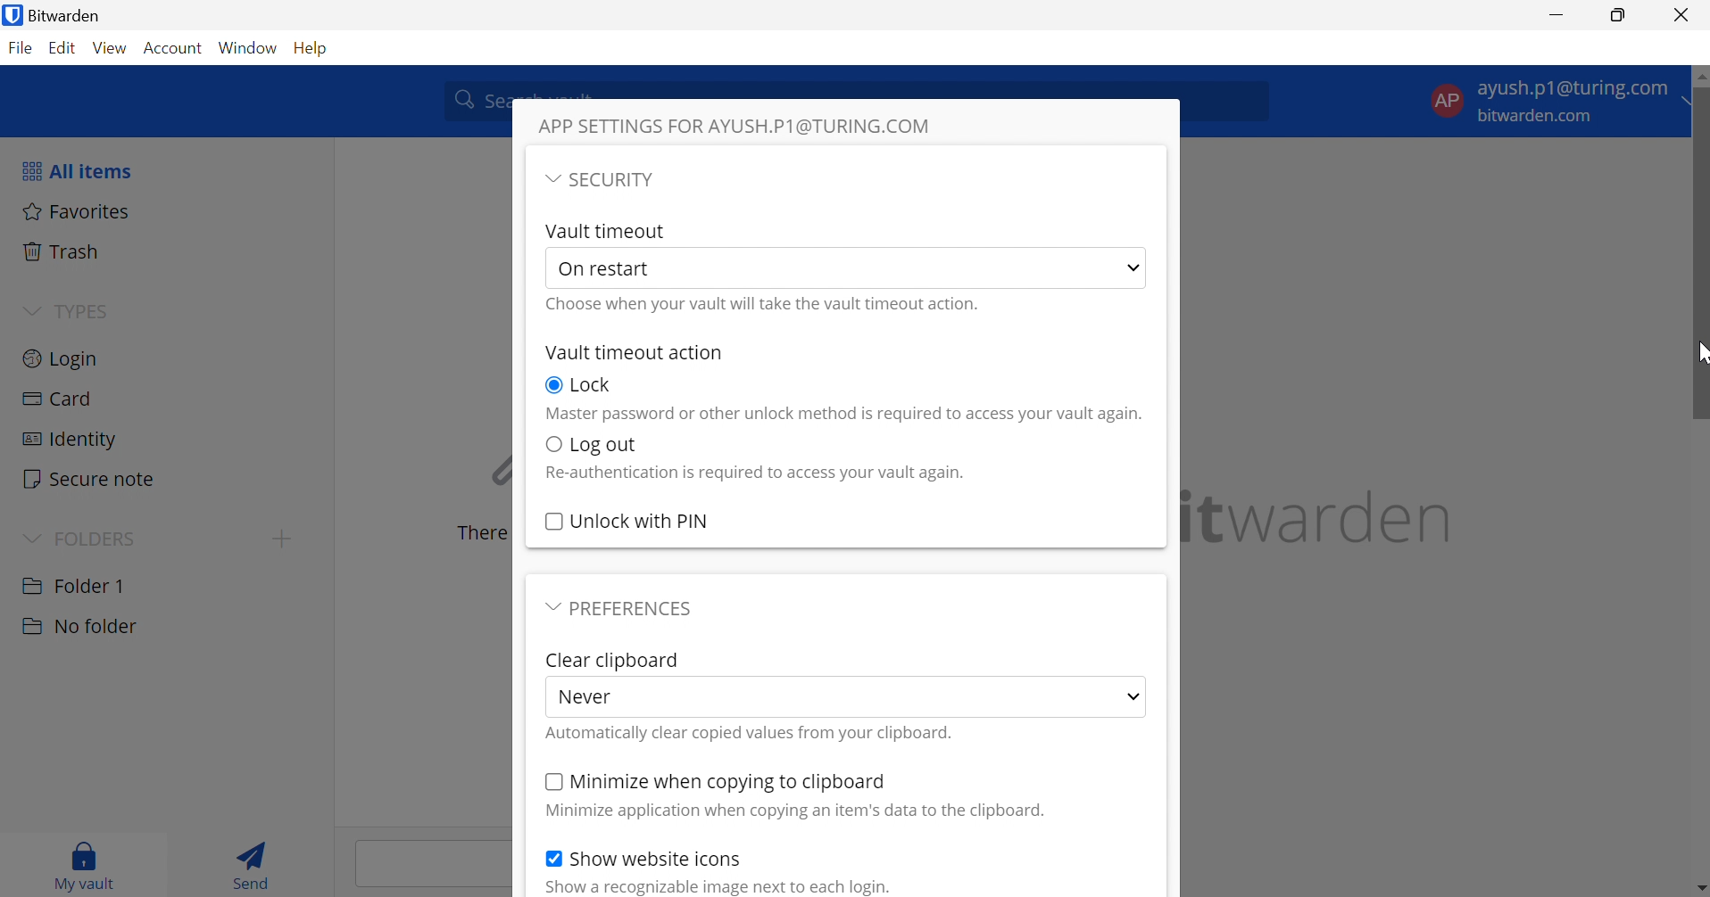 The image size is (1710, 897). Describe the element at coordinates (62, 357) in the screenshot. I see `Login` at that location.